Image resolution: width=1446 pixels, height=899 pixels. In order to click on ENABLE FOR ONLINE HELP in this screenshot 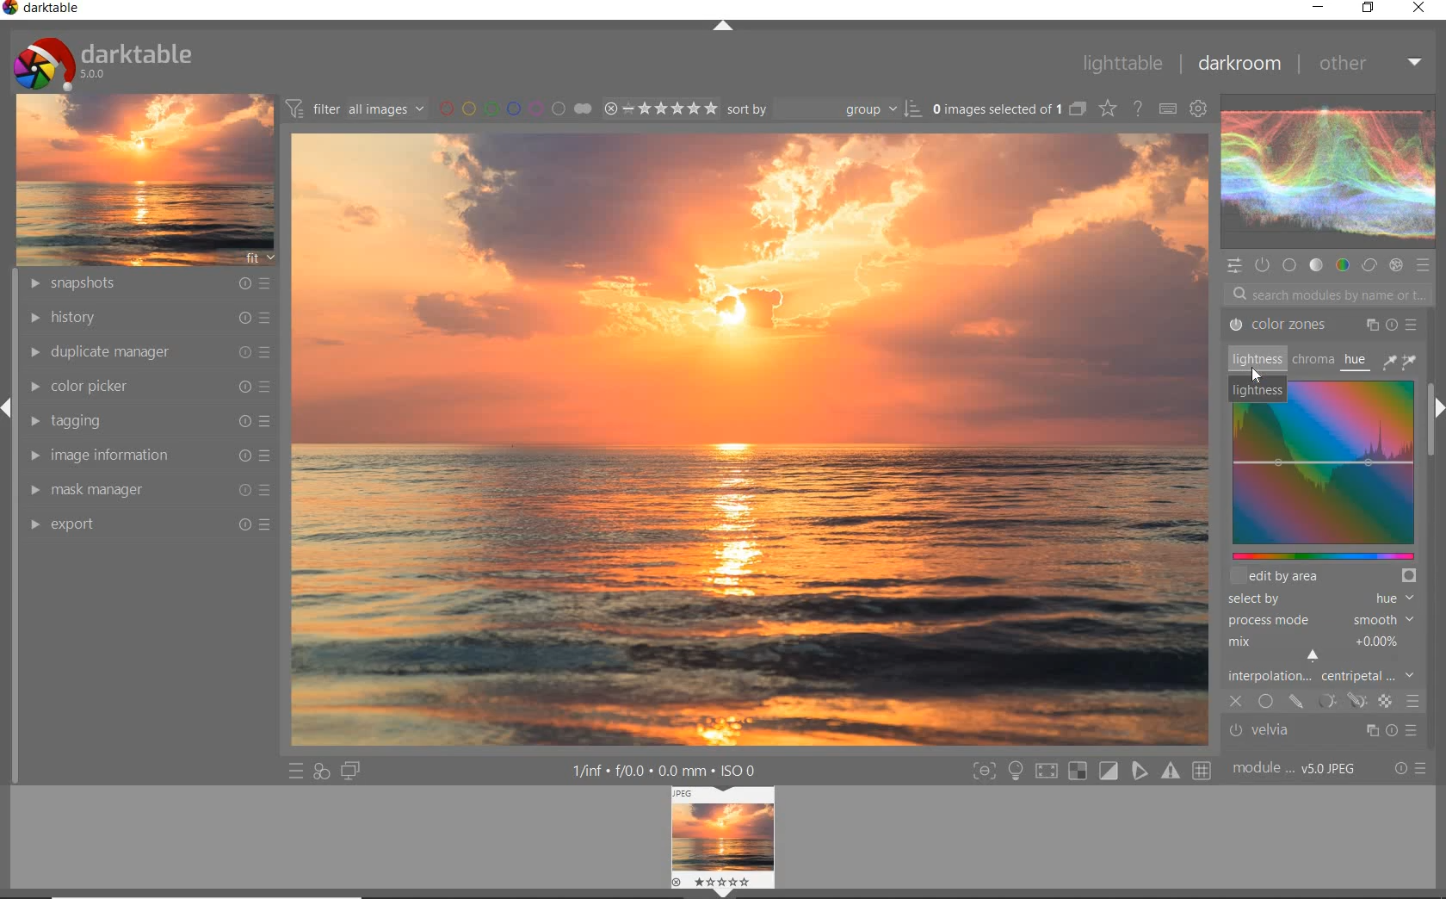, I will do `click(1140, 108)`.